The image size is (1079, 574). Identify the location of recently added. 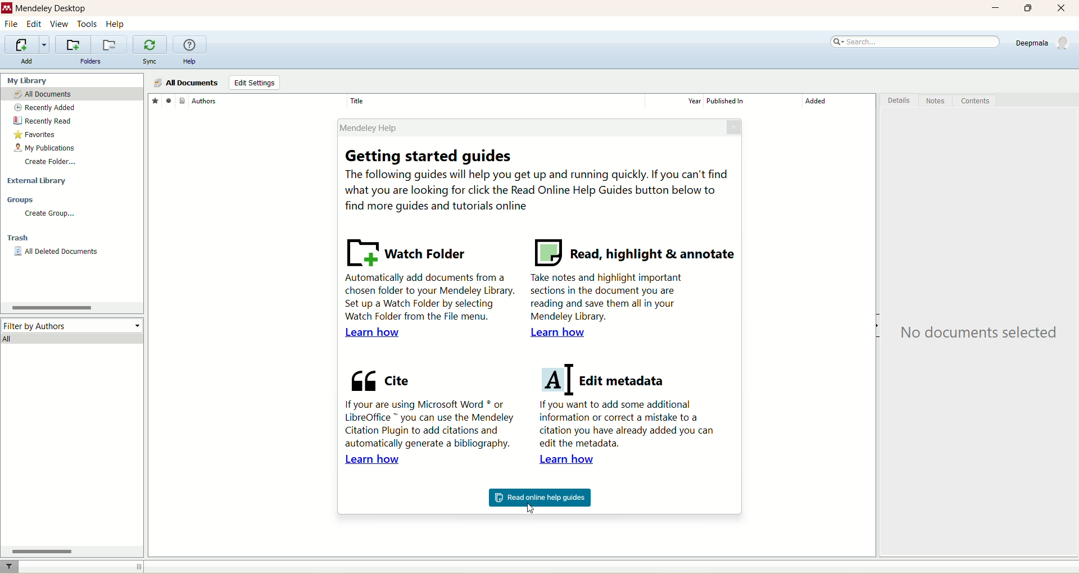
(44, 108).